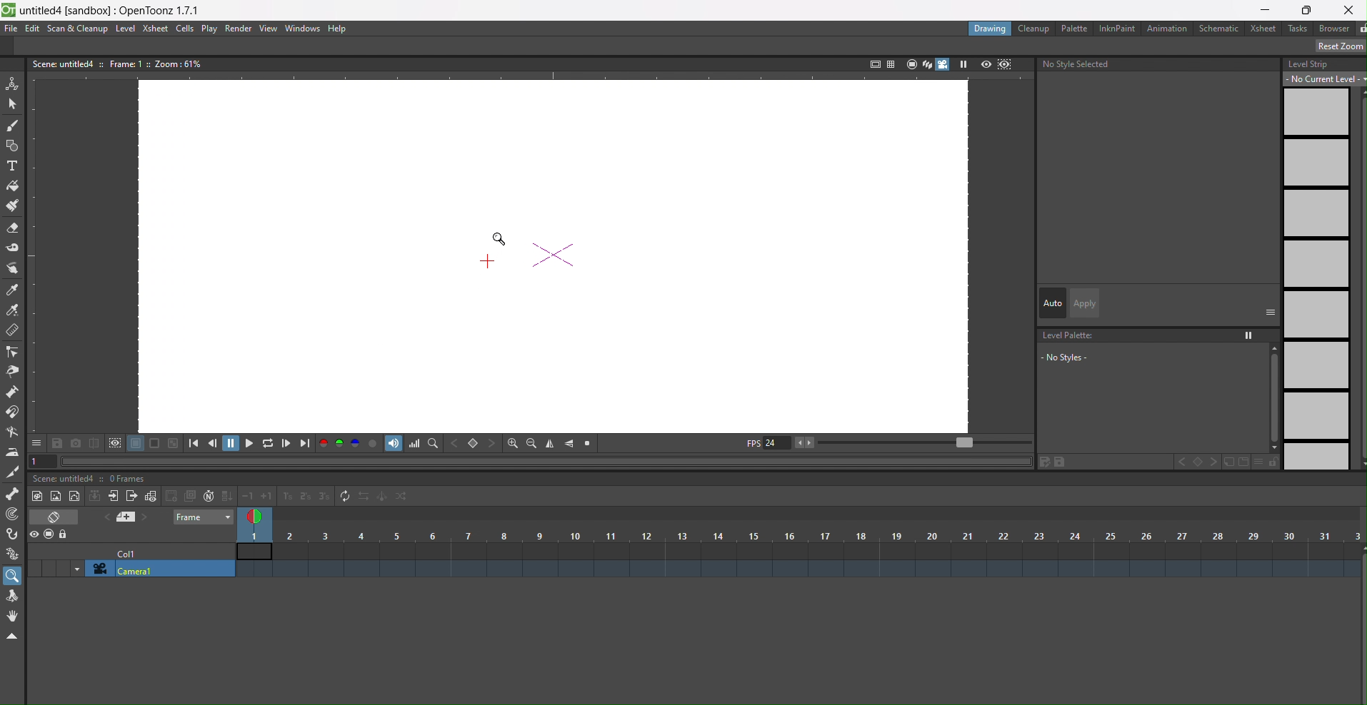  What do you see at coordinates (156, 29) in the screenshot?
I see `xsheet` at bounding box center [156, 29].